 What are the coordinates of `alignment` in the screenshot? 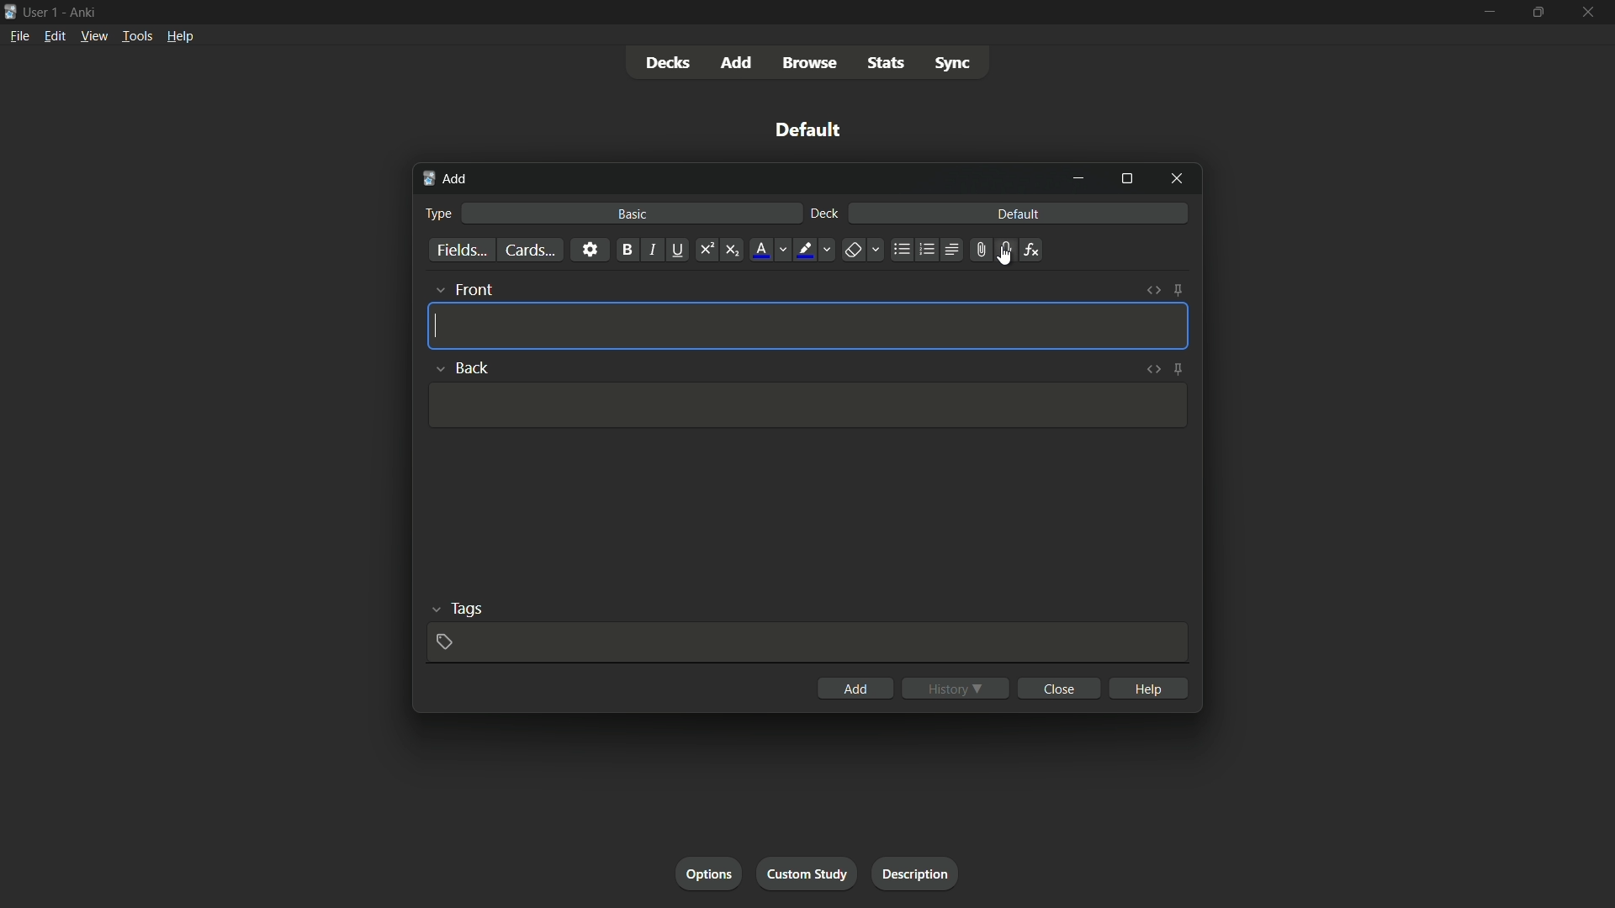 It's located at (951, 251).